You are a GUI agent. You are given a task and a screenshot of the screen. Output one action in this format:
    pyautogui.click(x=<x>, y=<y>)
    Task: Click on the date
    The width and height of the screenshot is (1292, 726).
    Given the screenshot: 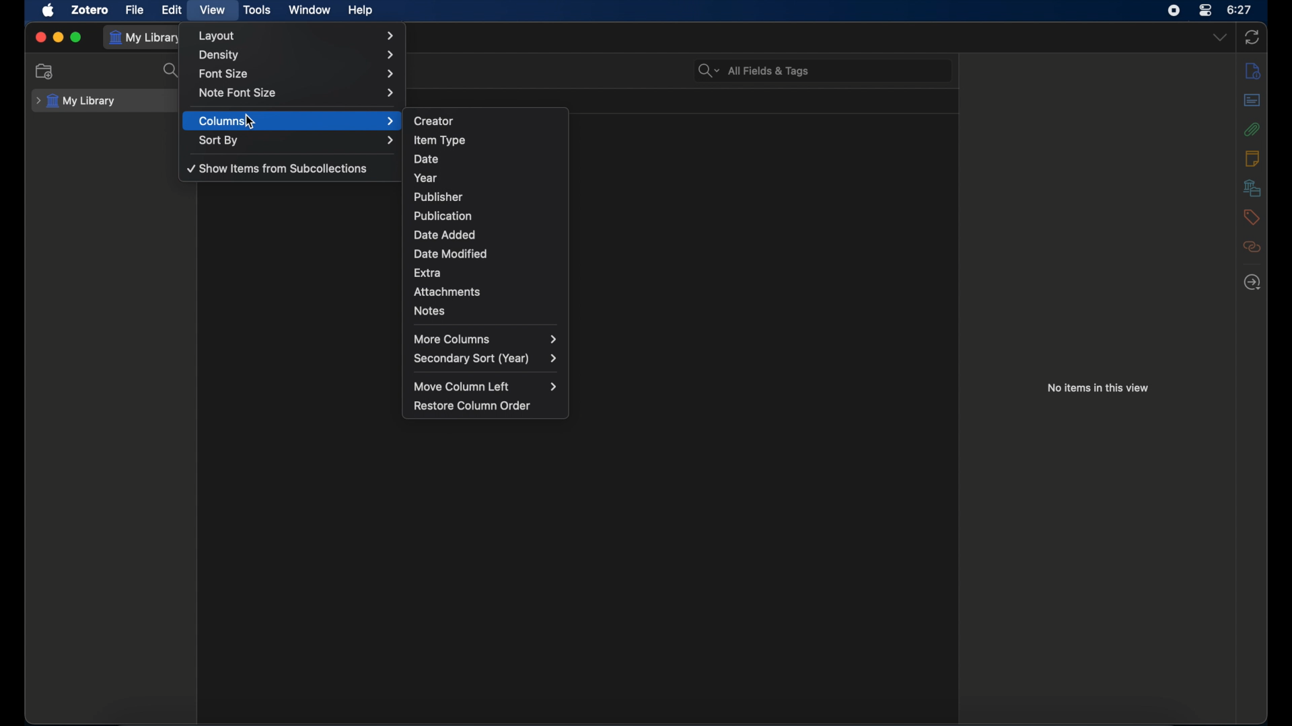 What is the action you would take?
    pyautogui.click(x=427, y=159)
    